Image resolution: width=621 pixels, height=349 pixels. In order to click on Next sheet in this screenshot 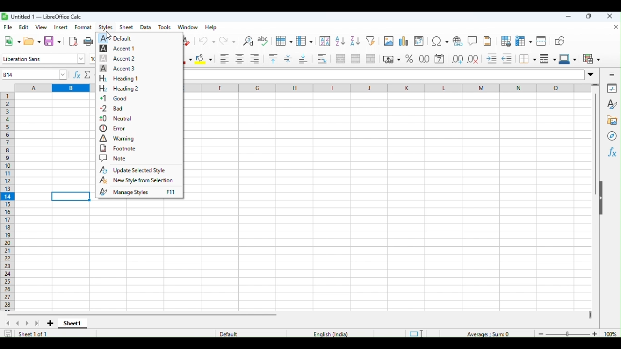, I will do `click(34, 323)`.